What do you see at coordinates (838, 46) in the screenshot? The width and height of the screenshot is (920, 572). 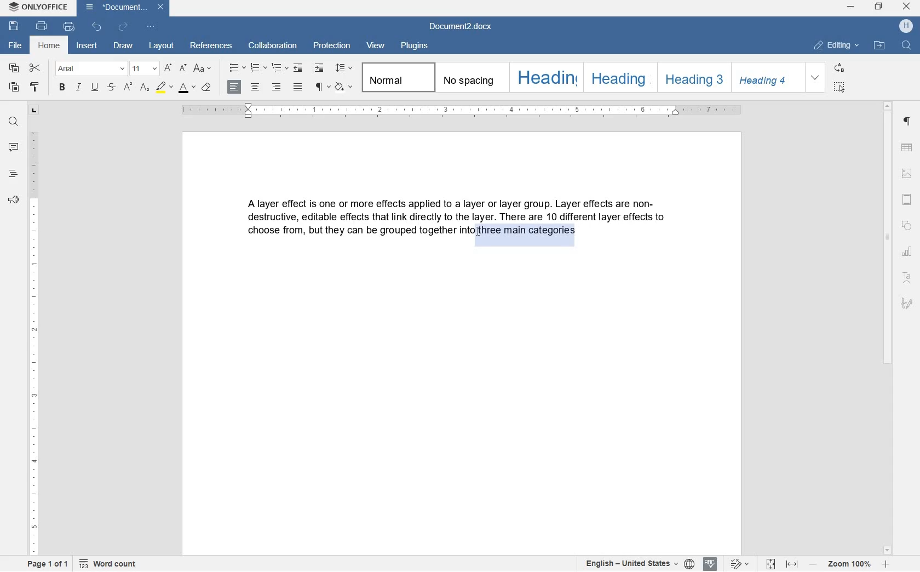 I see `editing` at bounding box center [838, 46].